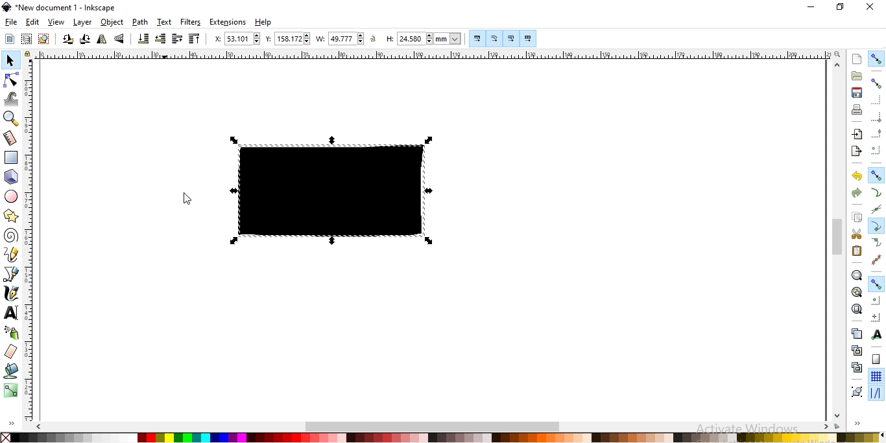  I want to click on snap text anchors and baselines, so click(878, 335).